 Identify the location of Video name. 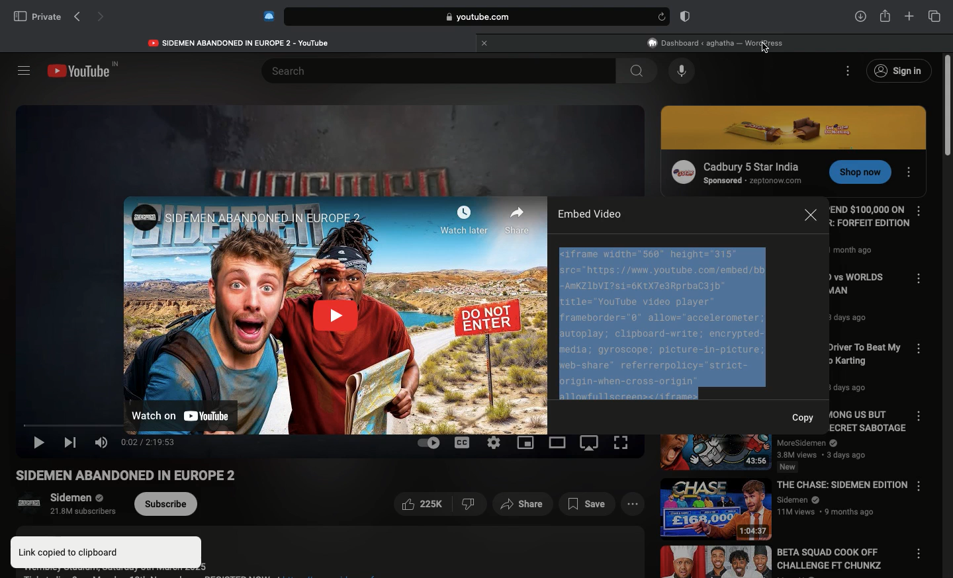
(786, 507).